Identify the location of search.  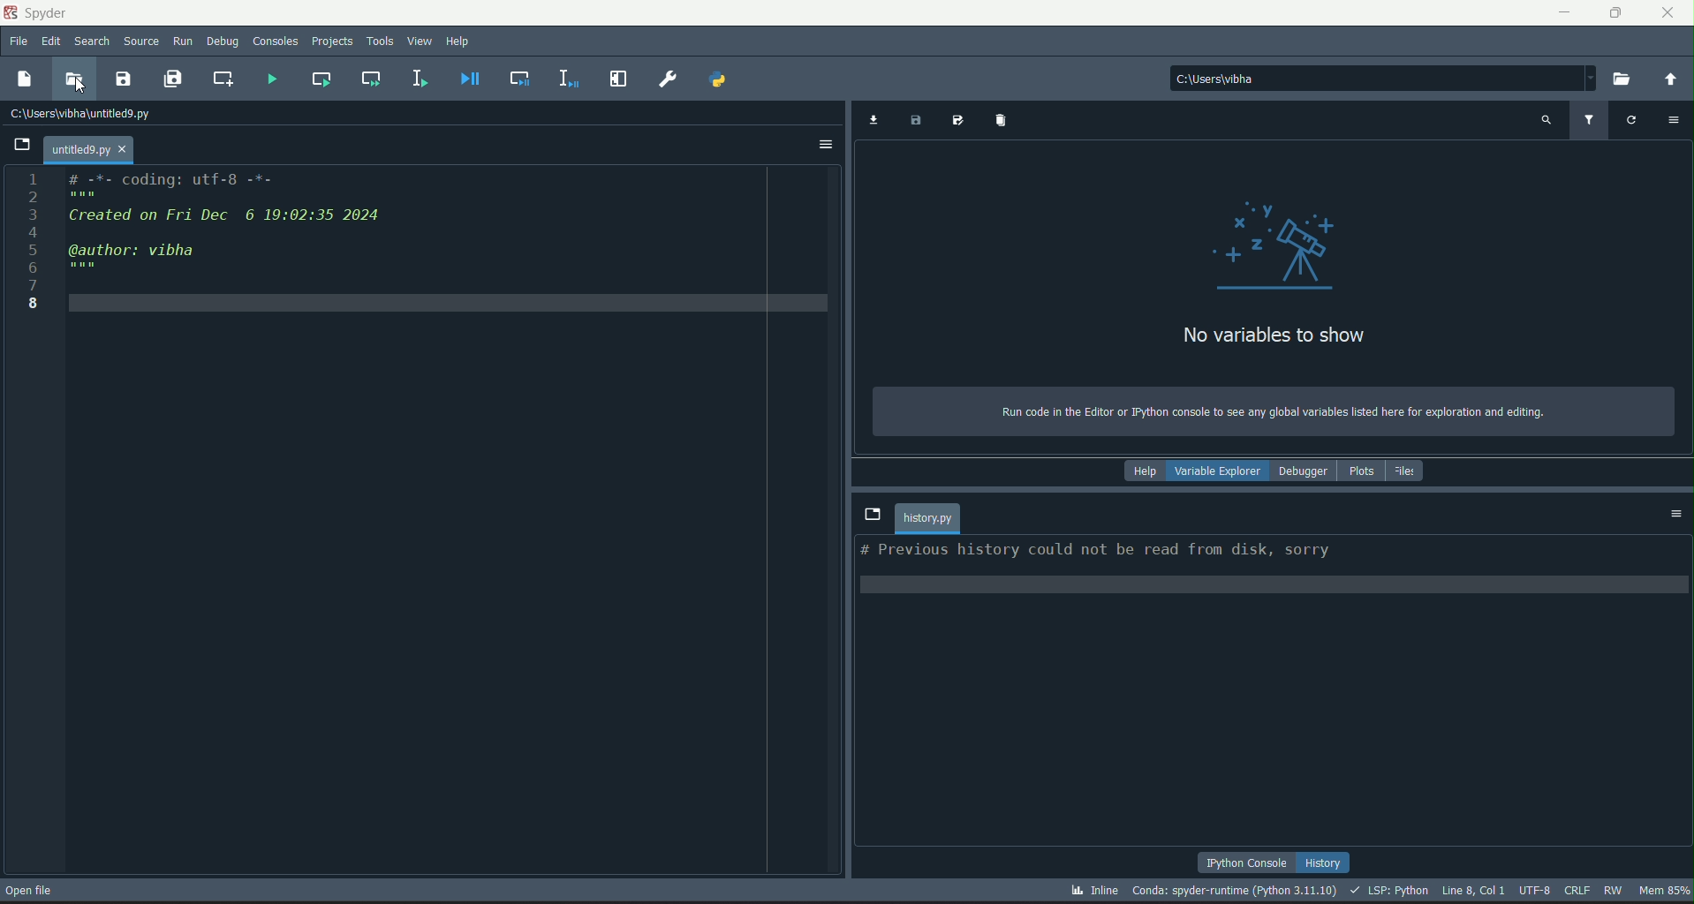
(94, 42).